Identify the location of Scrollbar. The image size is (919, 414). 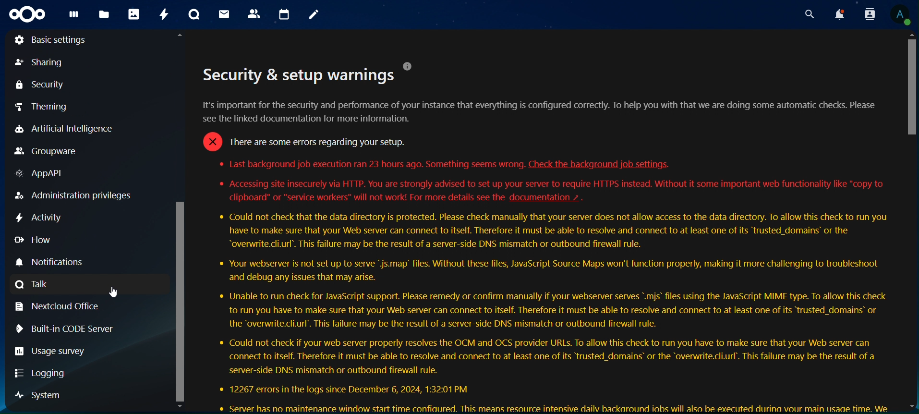
(909, 220).